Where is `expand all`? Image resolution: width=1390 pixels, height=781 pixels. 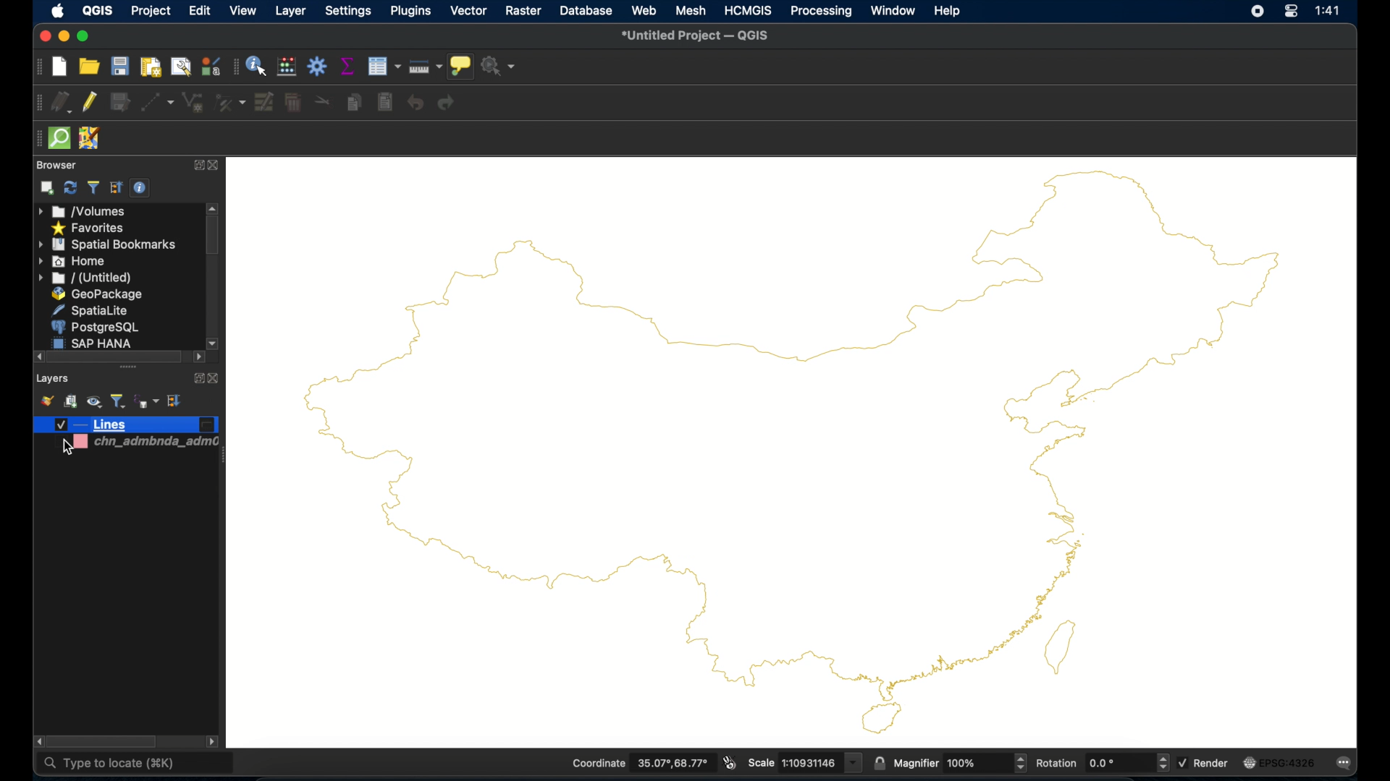 expand all is located at coordinates (175, 401).